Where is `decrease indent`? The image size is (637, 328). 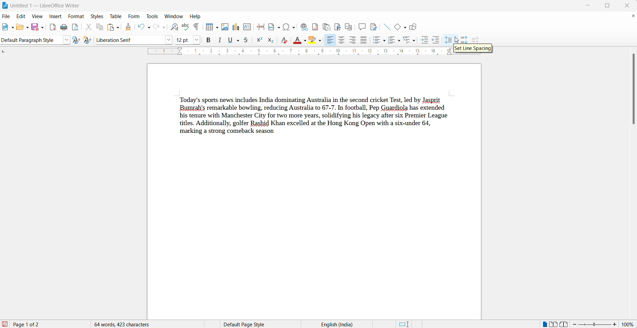 decrease indent is located at coordinates (437, 40).